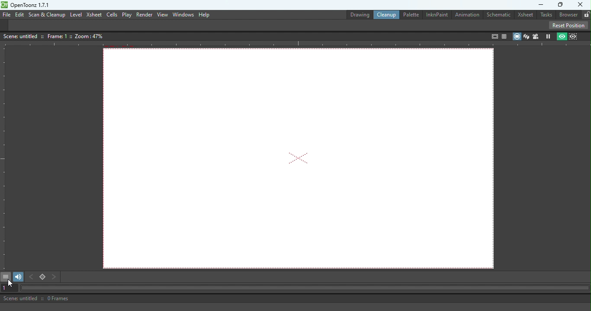 The width and height of the screenshot is (591, 311). Describe the element at coordinates (562, 36) in the screenshot. I see `Preview` at that location.